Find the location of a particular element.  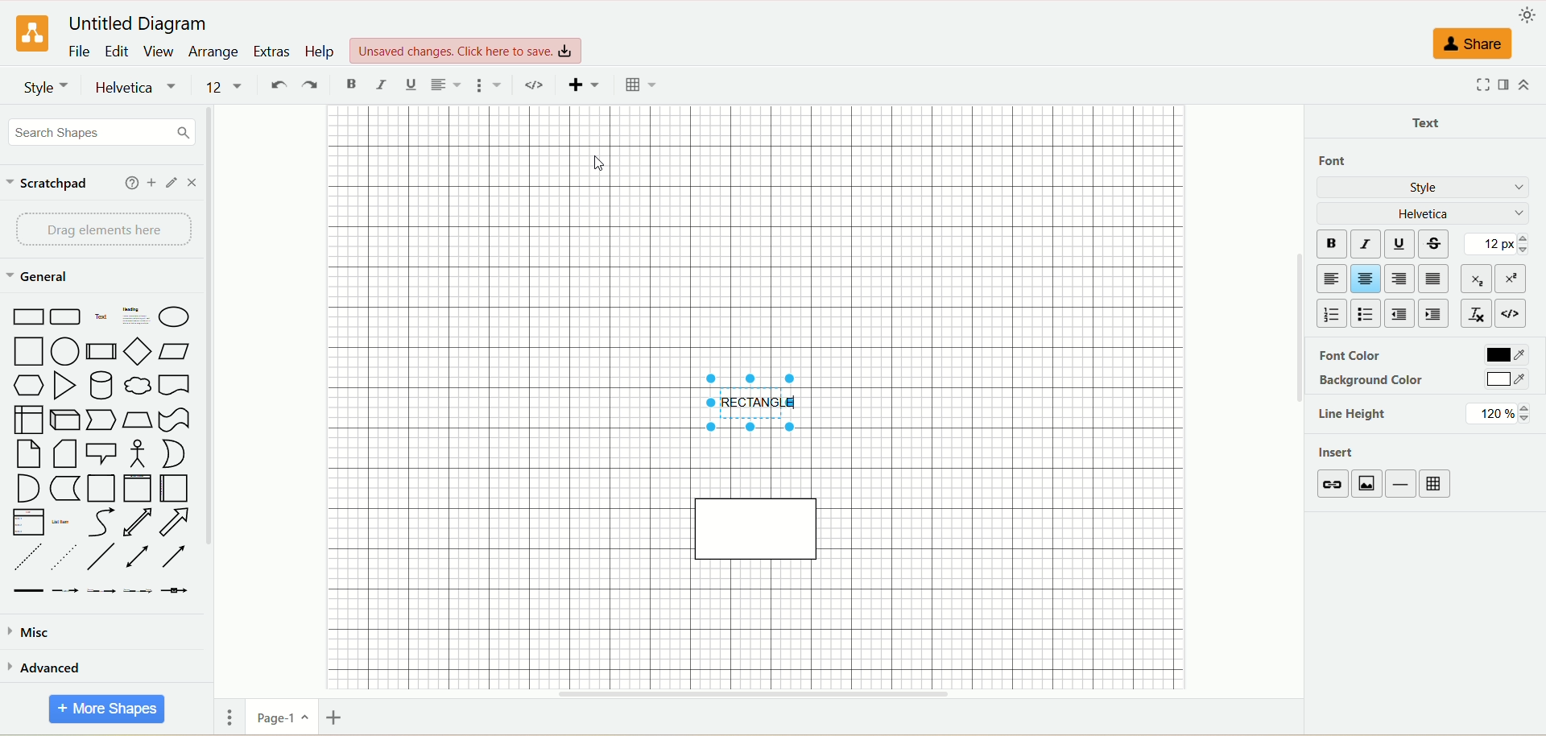

connector 3 is located at coordinates (101, 590).